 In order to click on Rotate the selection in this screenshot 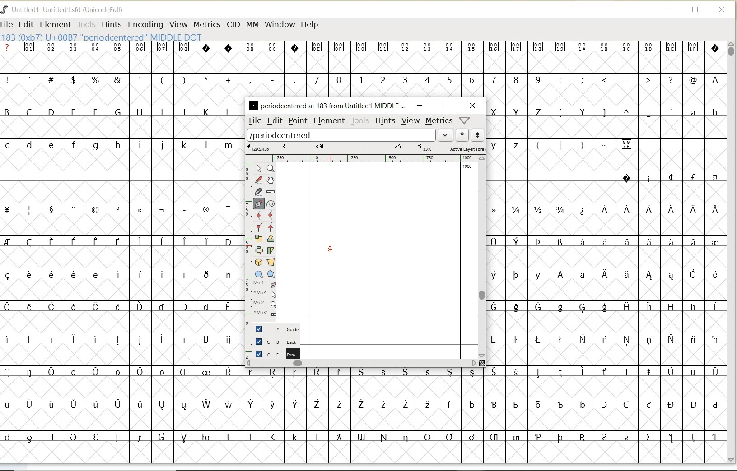, I will do `click(271, 239)`.